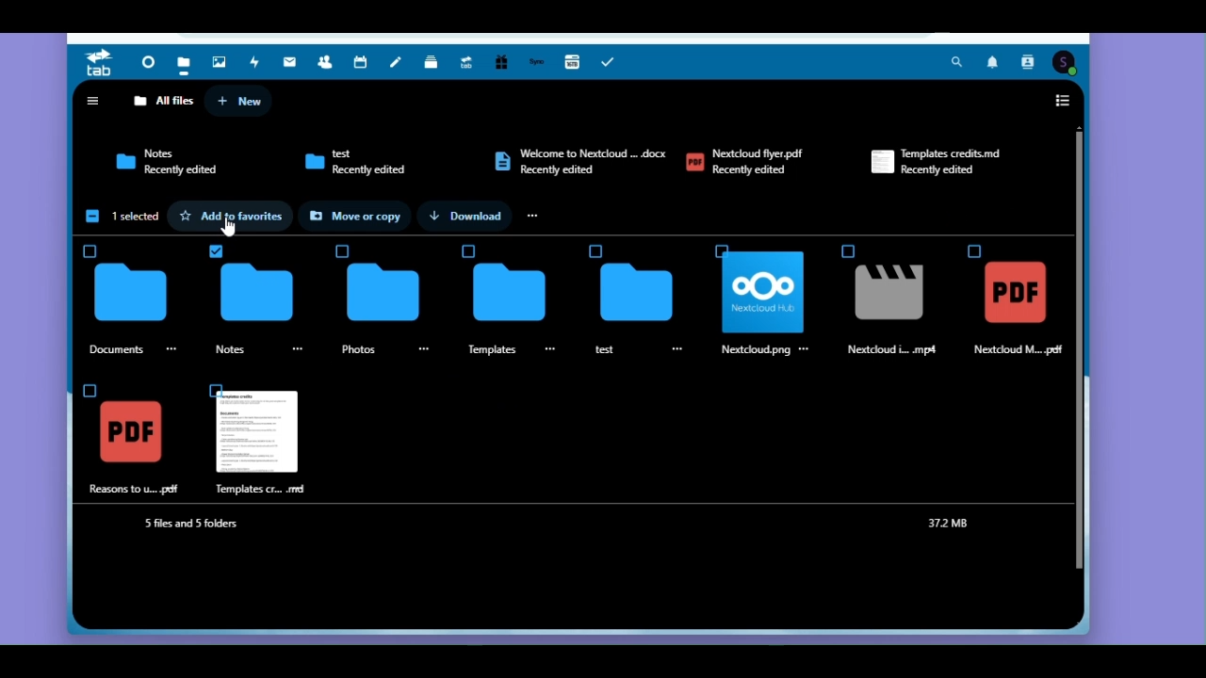 The image size is (1206, 678). Describe the element at coordinates (103, 63) in the screenshot. I see `Tab` at that location.